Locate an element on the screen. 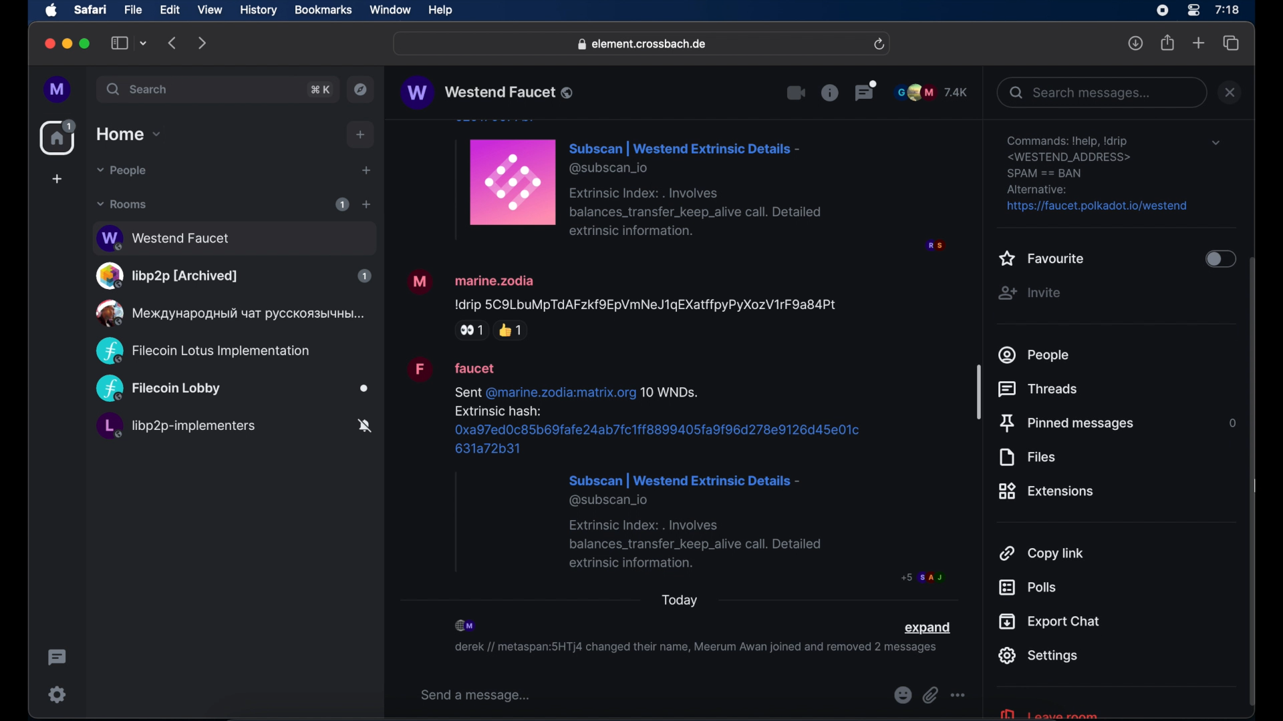  leave room is located at coordinates (1048, 712).